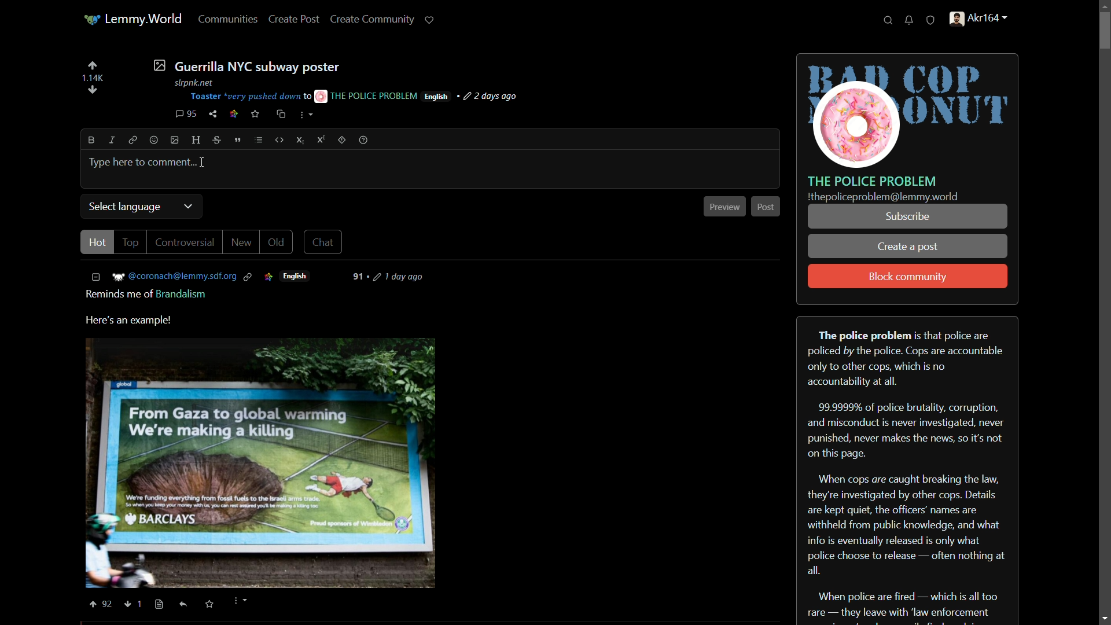 Image resolution: width=1111 pixels, height=625 pixels. What do you see at coordinates (111, 139) in the screenshot?
I see `italic` at bounding box center [111, 139].